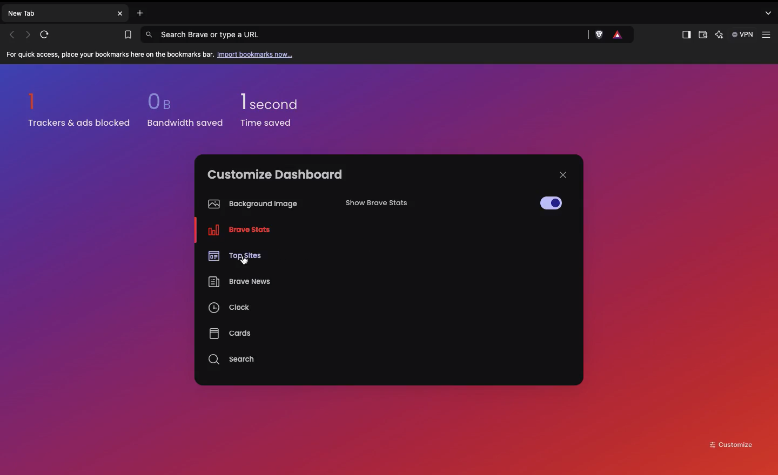  I want to click on 1 trackers & ads blocked, so click(79, 110).